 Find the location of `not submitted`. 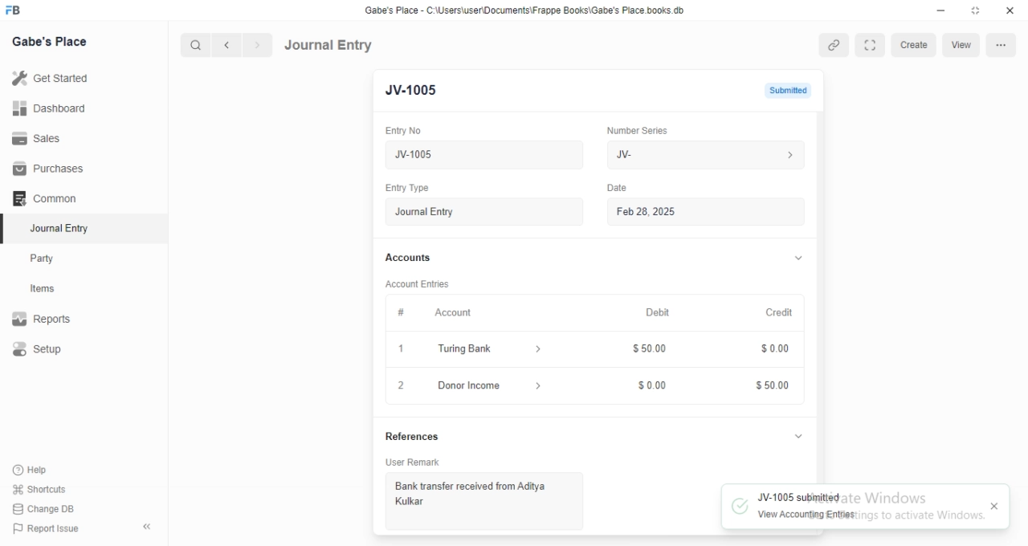

not submitted is located at coordinates (779, 91).